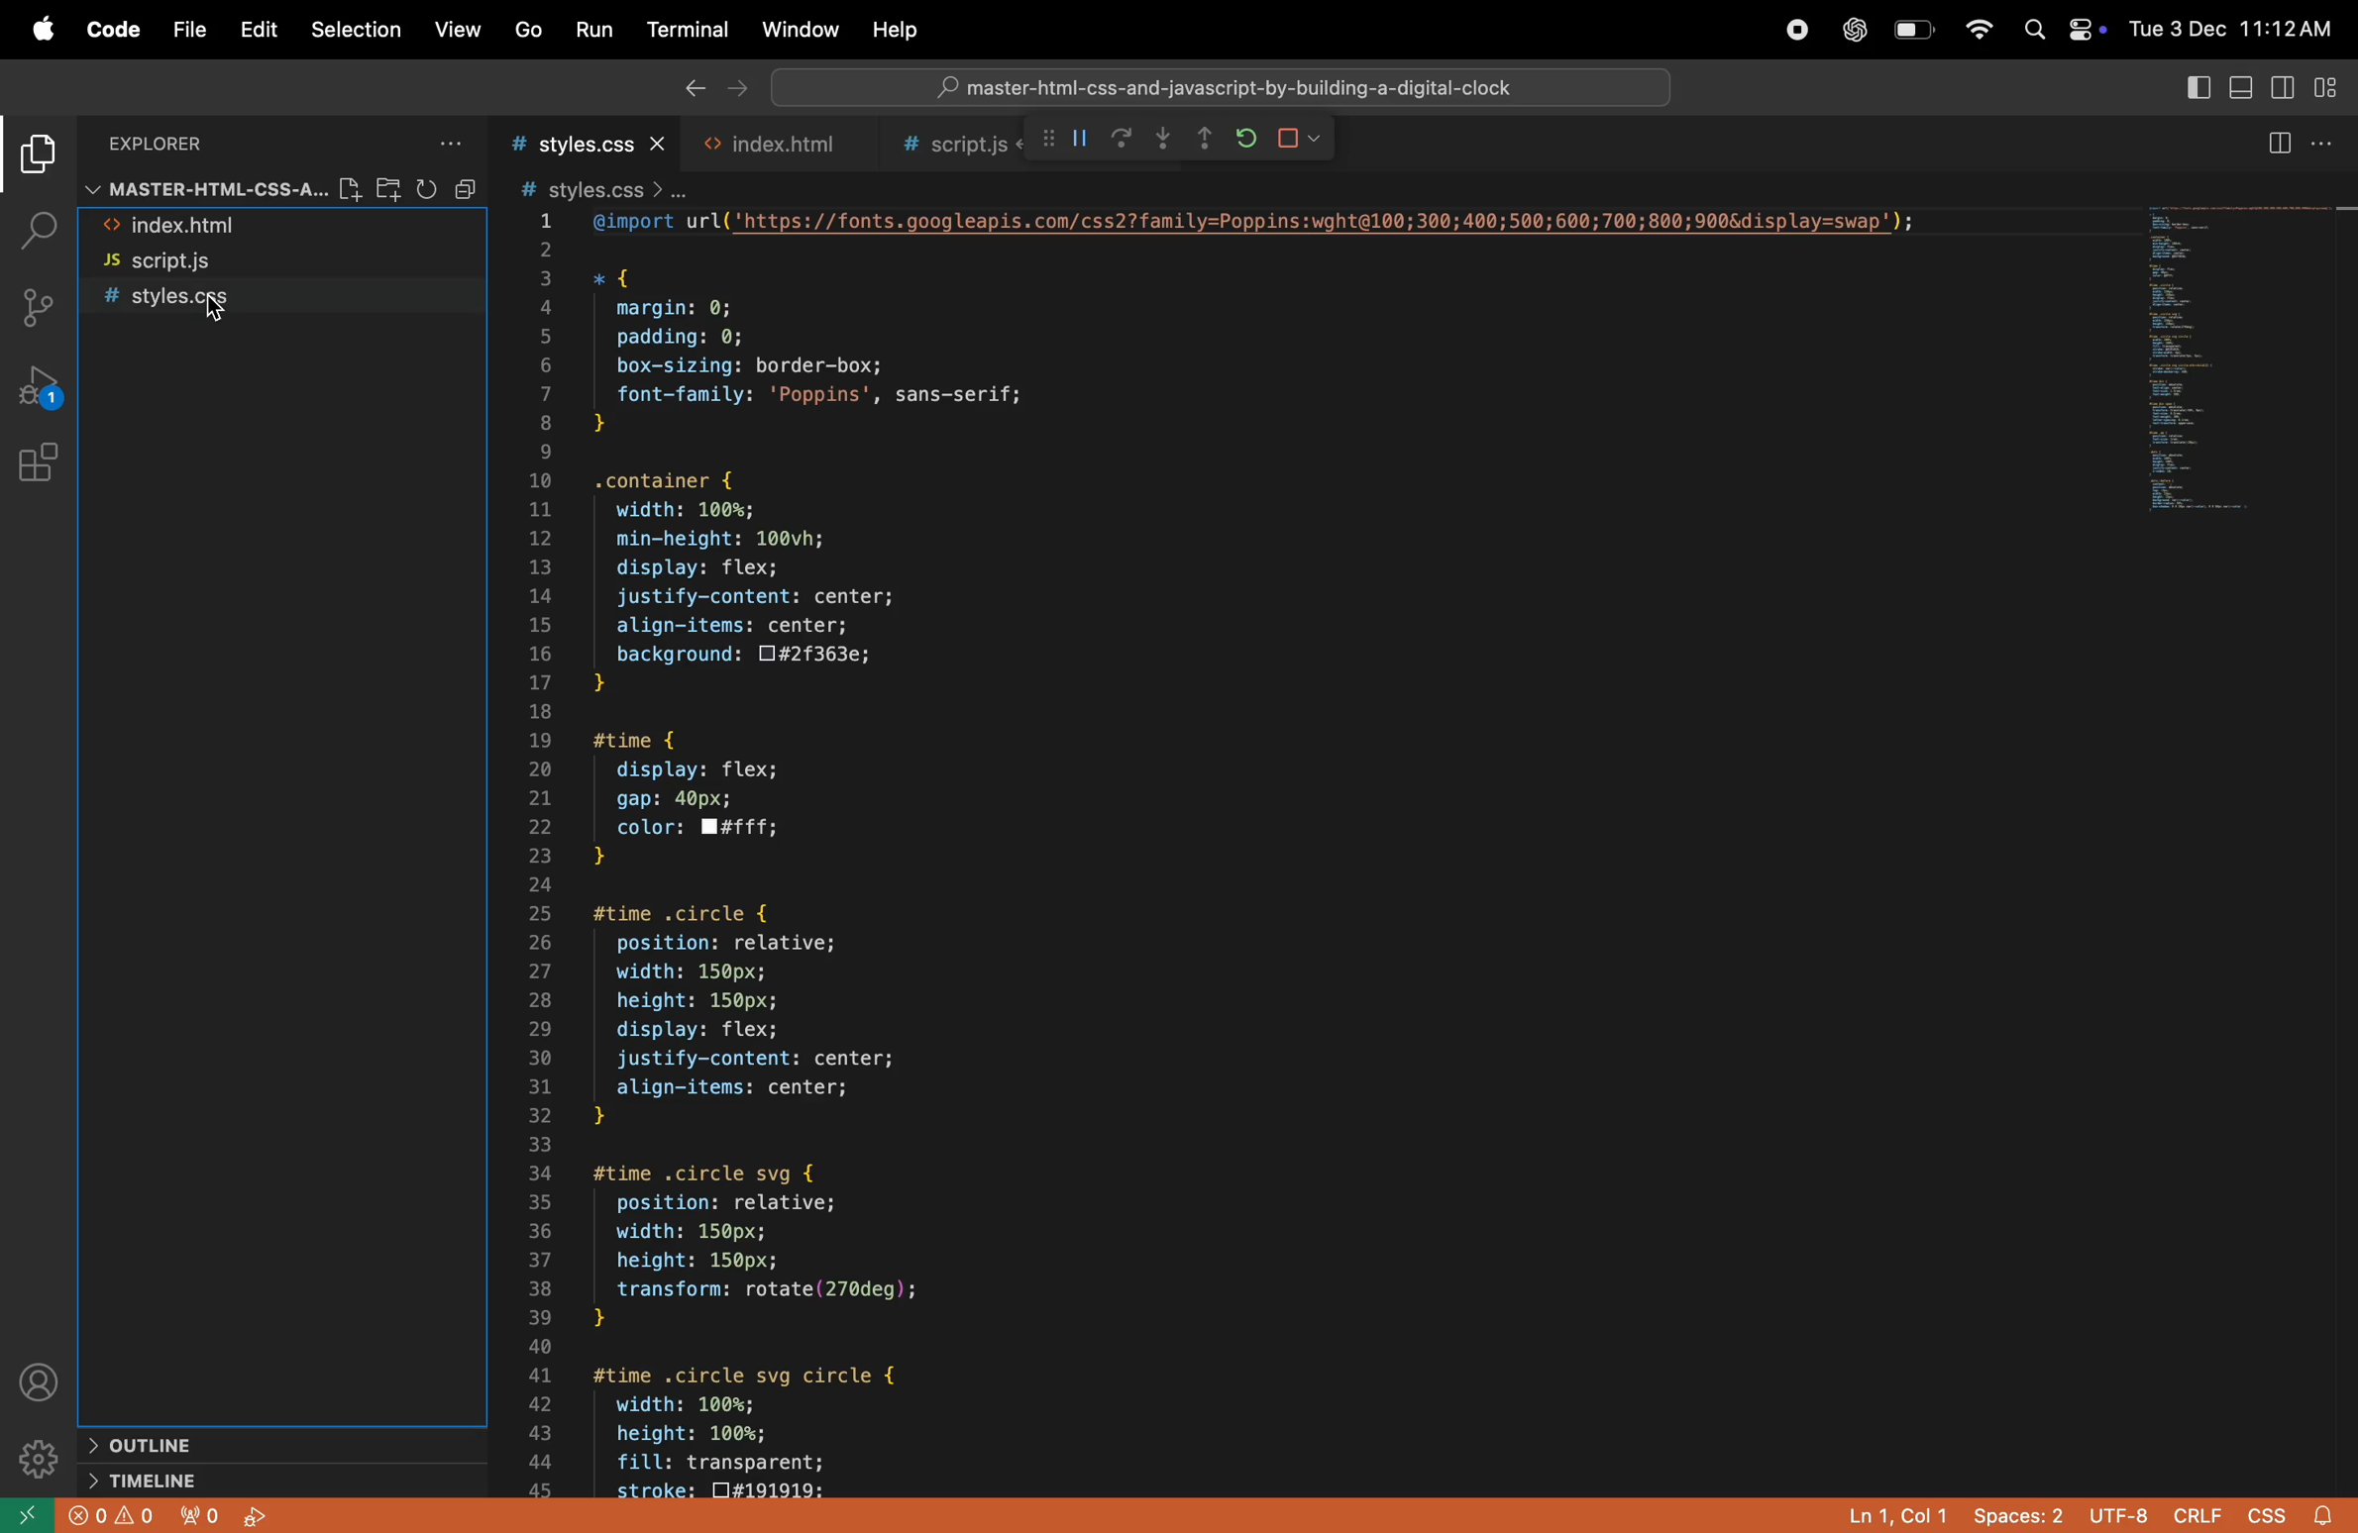 This screenshot has width=2358, height=1533. I want to click on date and time, so click(2235, 29).